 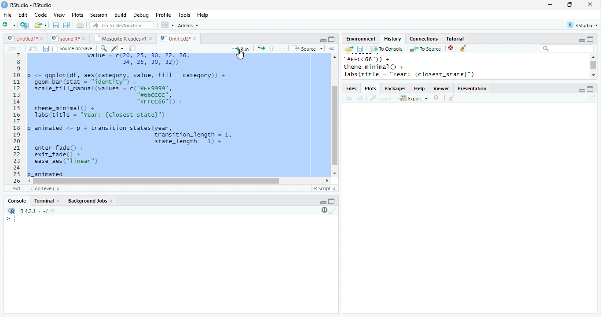 What do you see at coordinates (43, 201) in the screenshot?
I see `Terminal` at bounding box center [43, 201].